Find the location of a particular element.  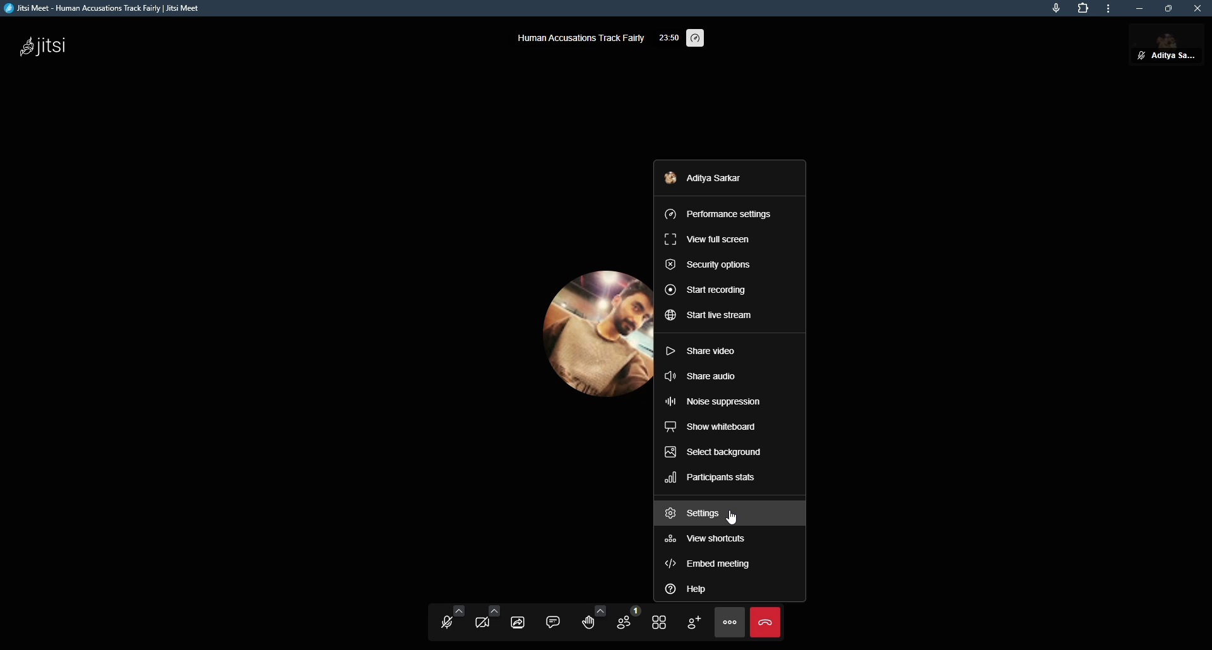

jitsi is located at coordinates (44, 49).